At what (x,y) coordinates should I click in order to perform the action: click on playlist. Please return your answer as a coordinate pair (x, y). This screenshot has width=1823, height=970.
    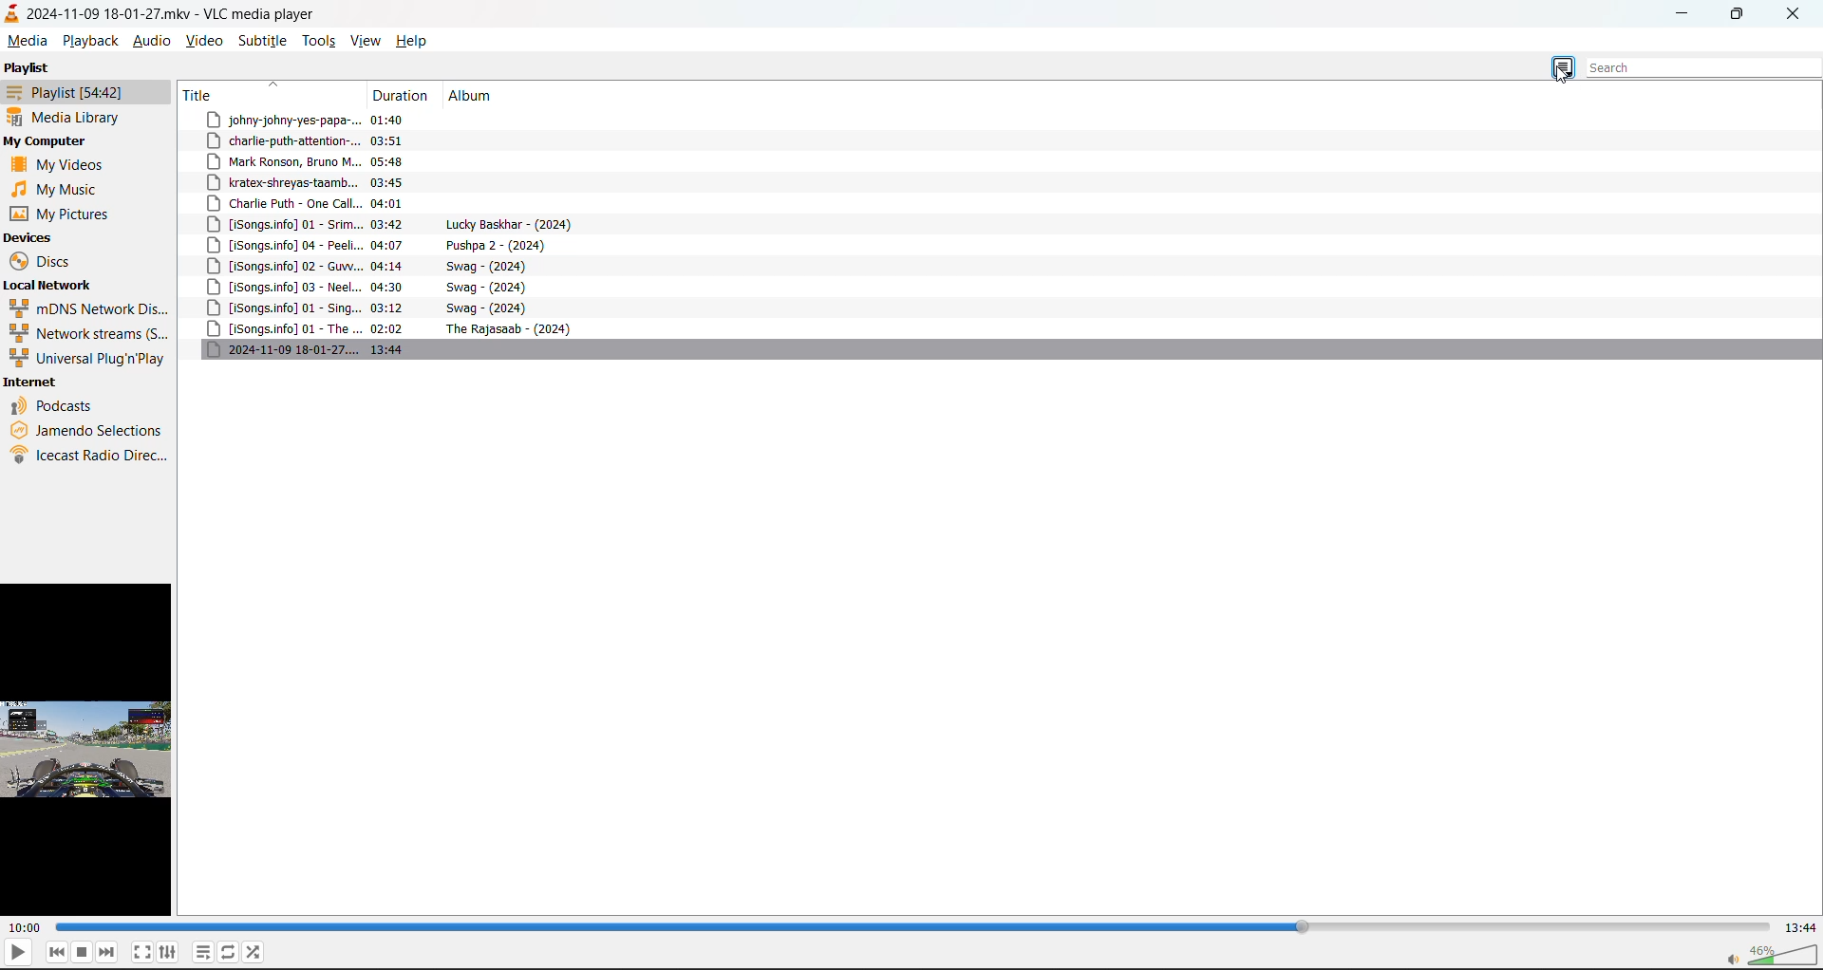
    Looking at the image, I should click on (200, 951).